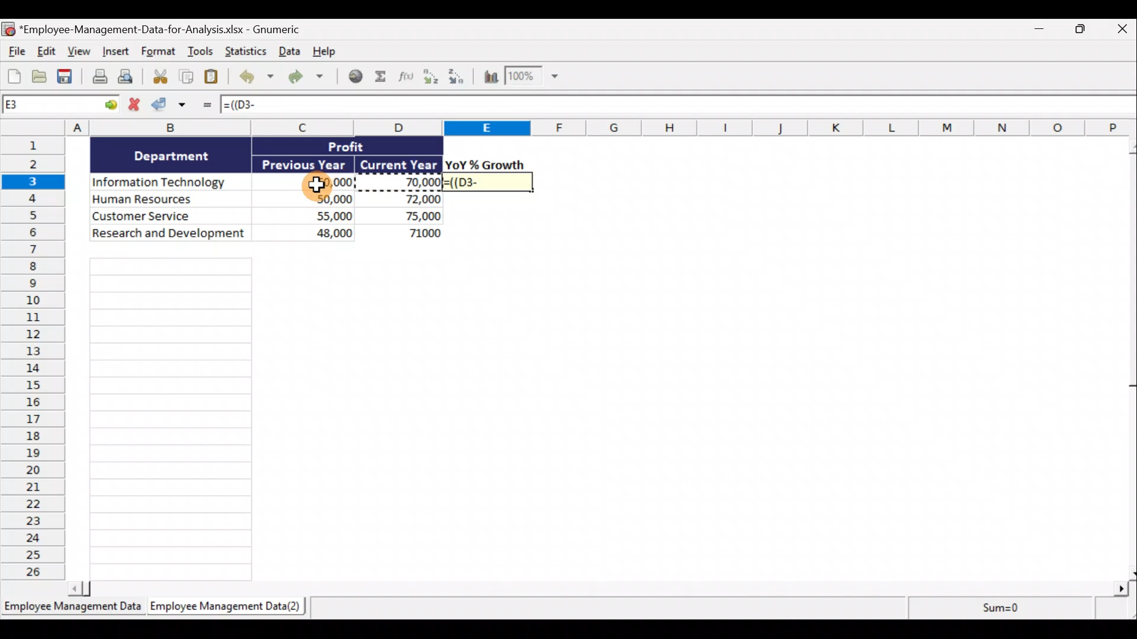  Describe the element at coordinates (15, 50) in the screenshot. I see `File` at that location.